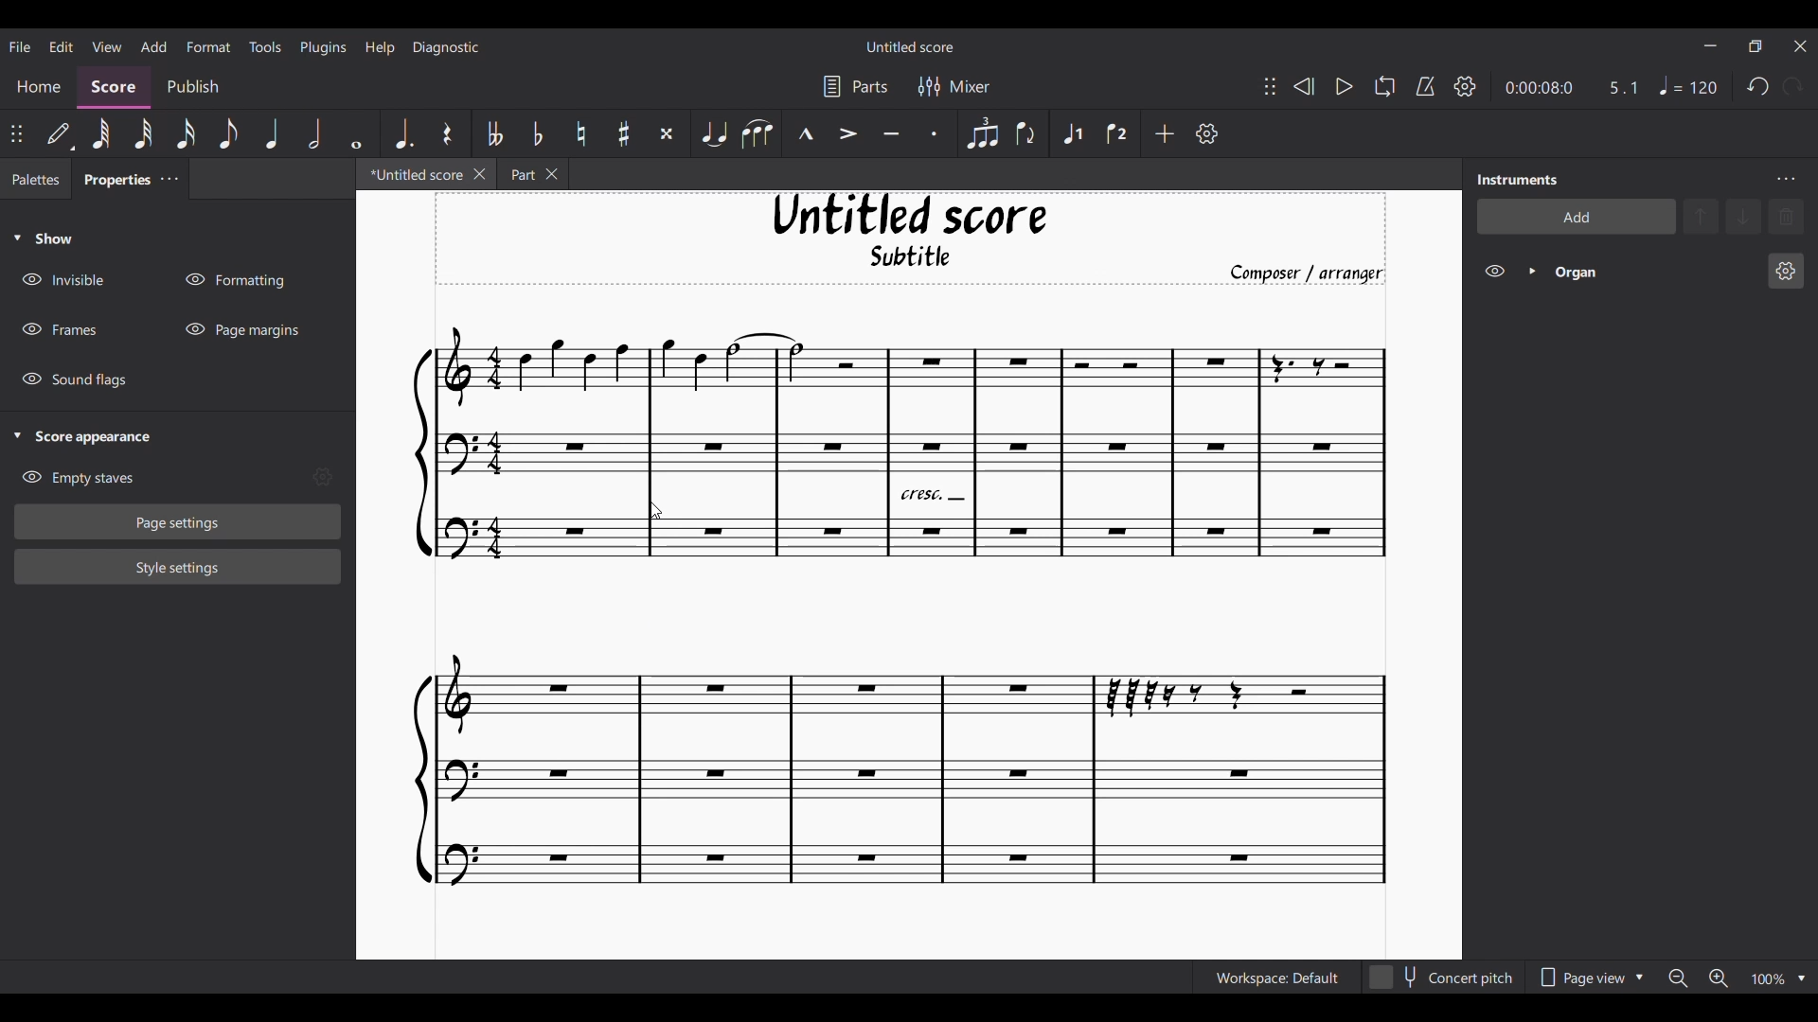 Image resolution: width=1818 pixels, height=1022 pixels. I want to click on Format menu, so click(209, 45).